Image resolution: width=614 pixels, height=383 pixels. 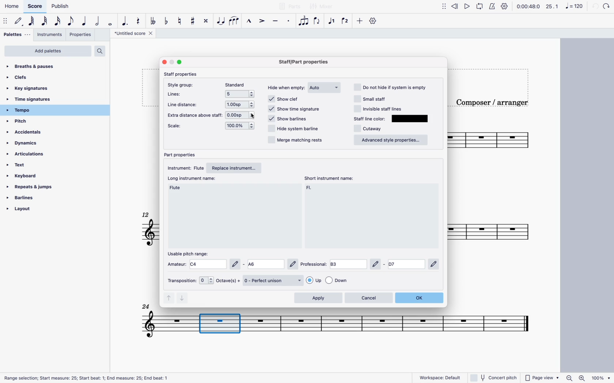 What do you see at coordinates (542, 378) in the screenshot?
I see `page view` at bounding box center [542, 378].